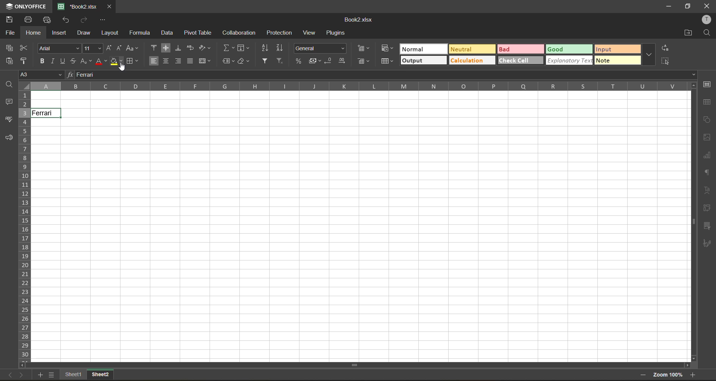  Describe the element at coordinates (139, 32) in the screenshot. I see `formula` at that location.